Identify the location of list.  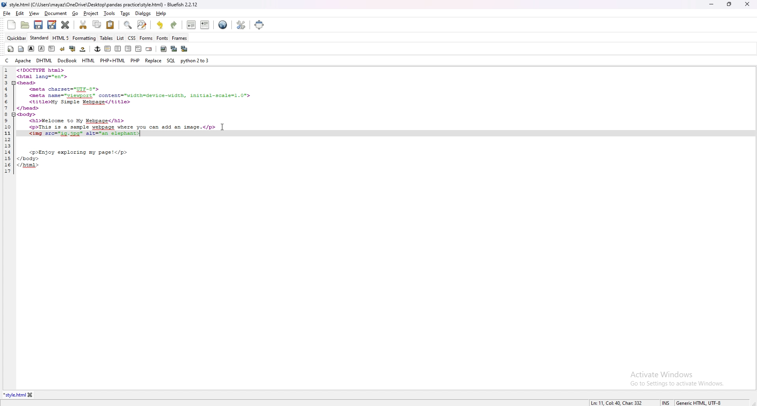
(120, 39).